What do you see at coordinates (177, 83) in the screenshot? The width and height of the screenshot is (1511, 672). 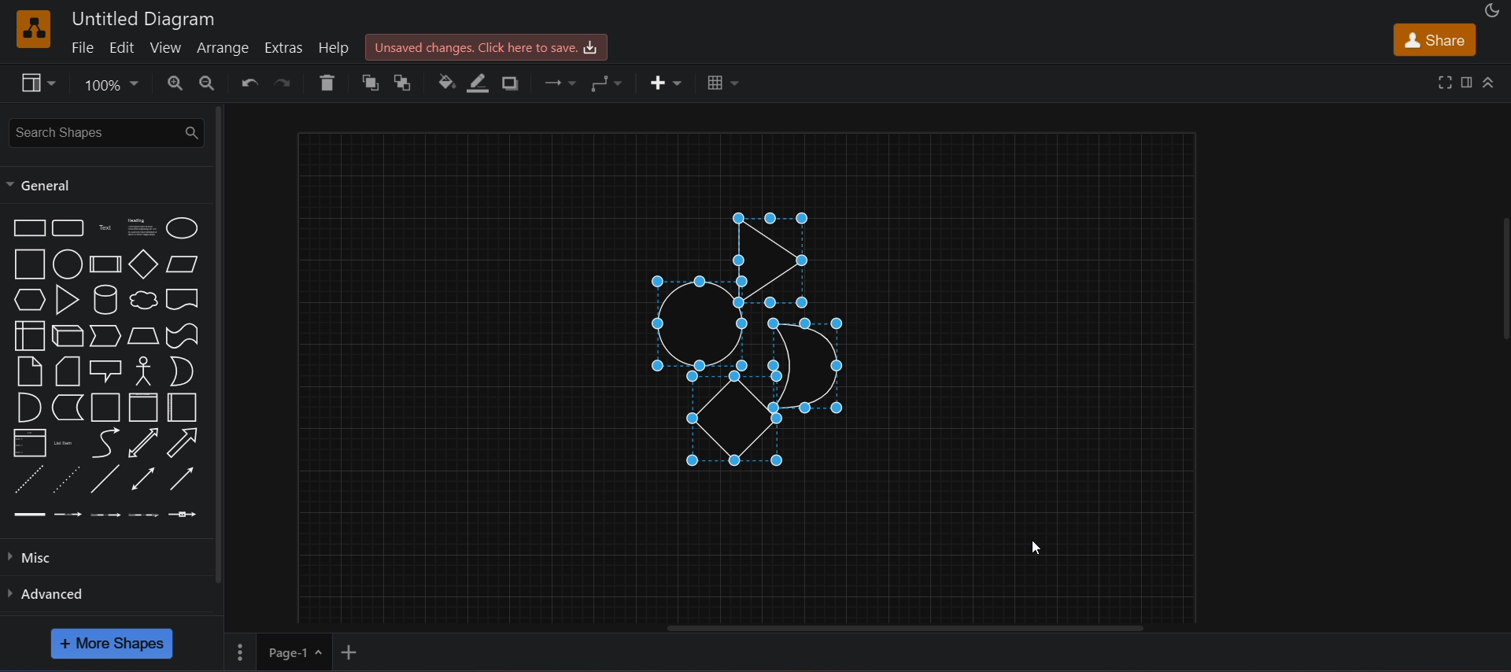 I see `zoom in` at bounding box center [177, 83].